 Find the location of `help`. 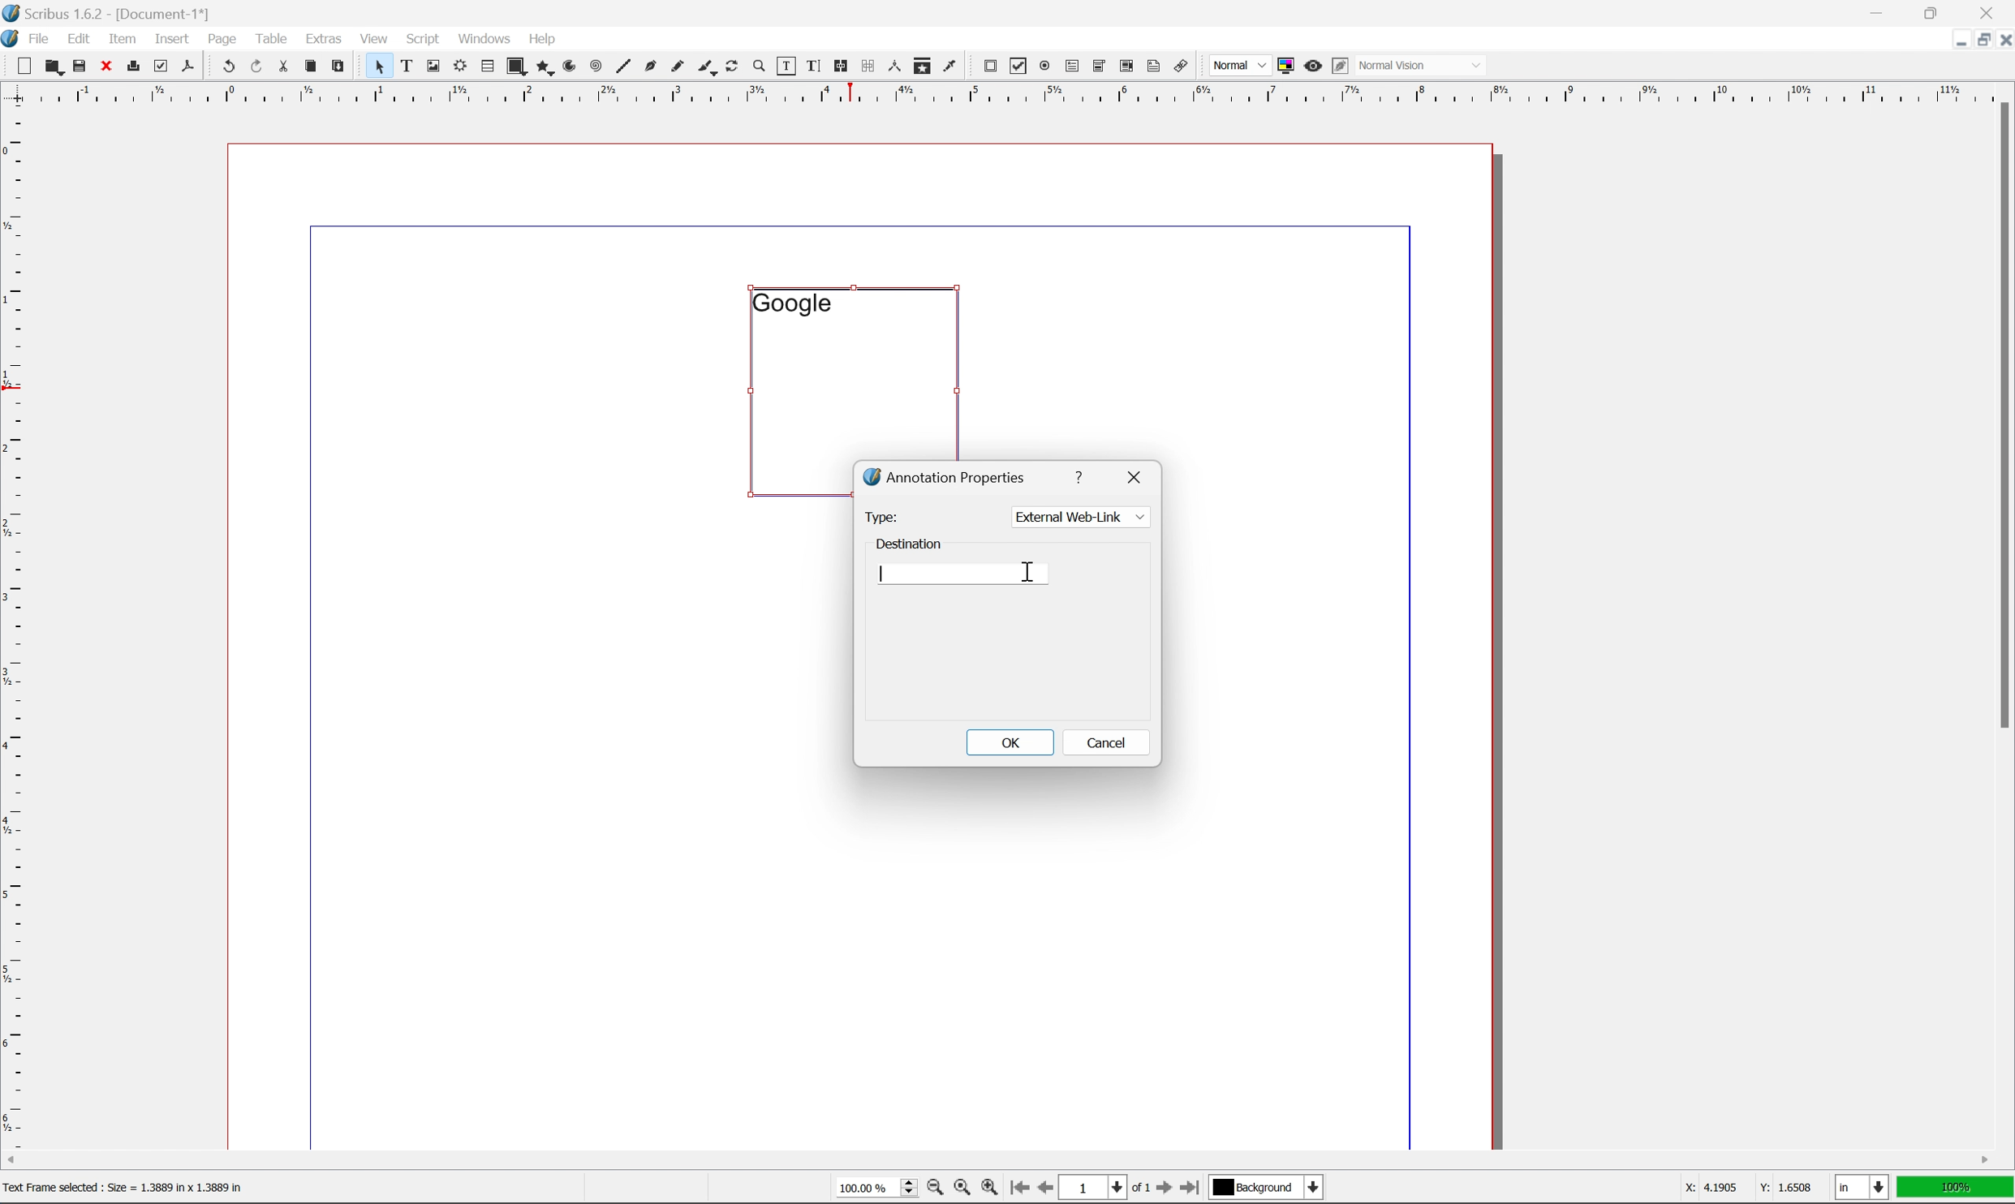

help is located at coordinates (1082, 475).